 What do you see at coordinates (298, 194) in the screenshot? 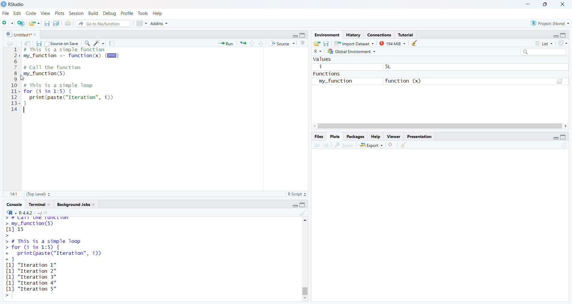
I see `R Script` at bounding box center [298, 194].